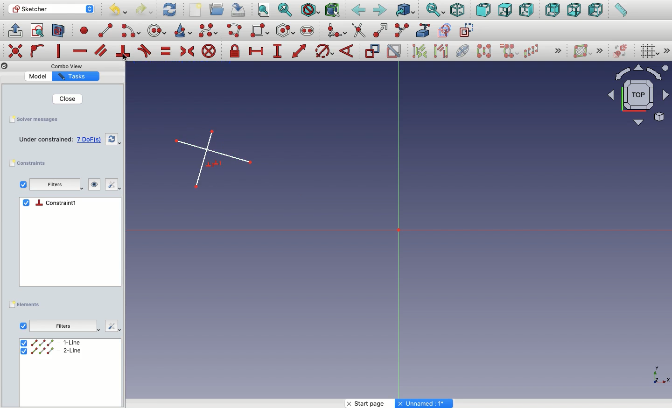  Describe the element at coordinates (532, 50) in the screenshot. I see `Rectangular array` at that location.